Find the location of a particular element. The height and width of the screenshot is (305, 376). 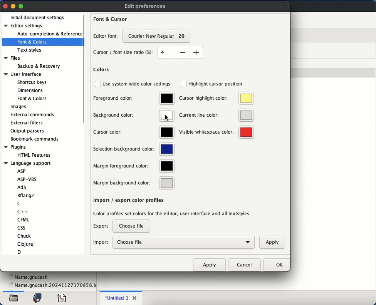

untitled 1 is located at coordinates (116, 298).